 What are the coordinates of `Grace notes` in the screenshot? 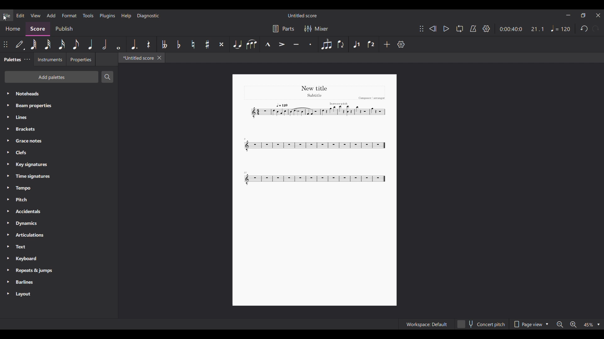 It's located at (59, 141).